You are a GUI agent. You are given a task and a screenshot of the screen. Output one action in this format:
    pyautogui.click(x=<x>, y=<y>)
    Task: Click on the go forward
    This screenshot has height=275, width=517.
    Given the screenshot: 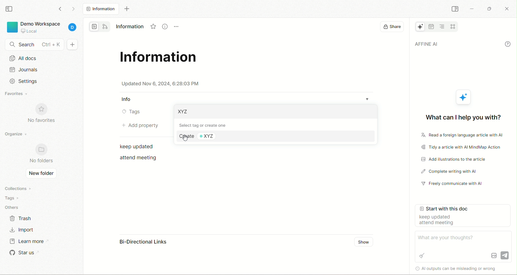 What is the action you would take?
    pyautogui.click(x=72, y=9)
    